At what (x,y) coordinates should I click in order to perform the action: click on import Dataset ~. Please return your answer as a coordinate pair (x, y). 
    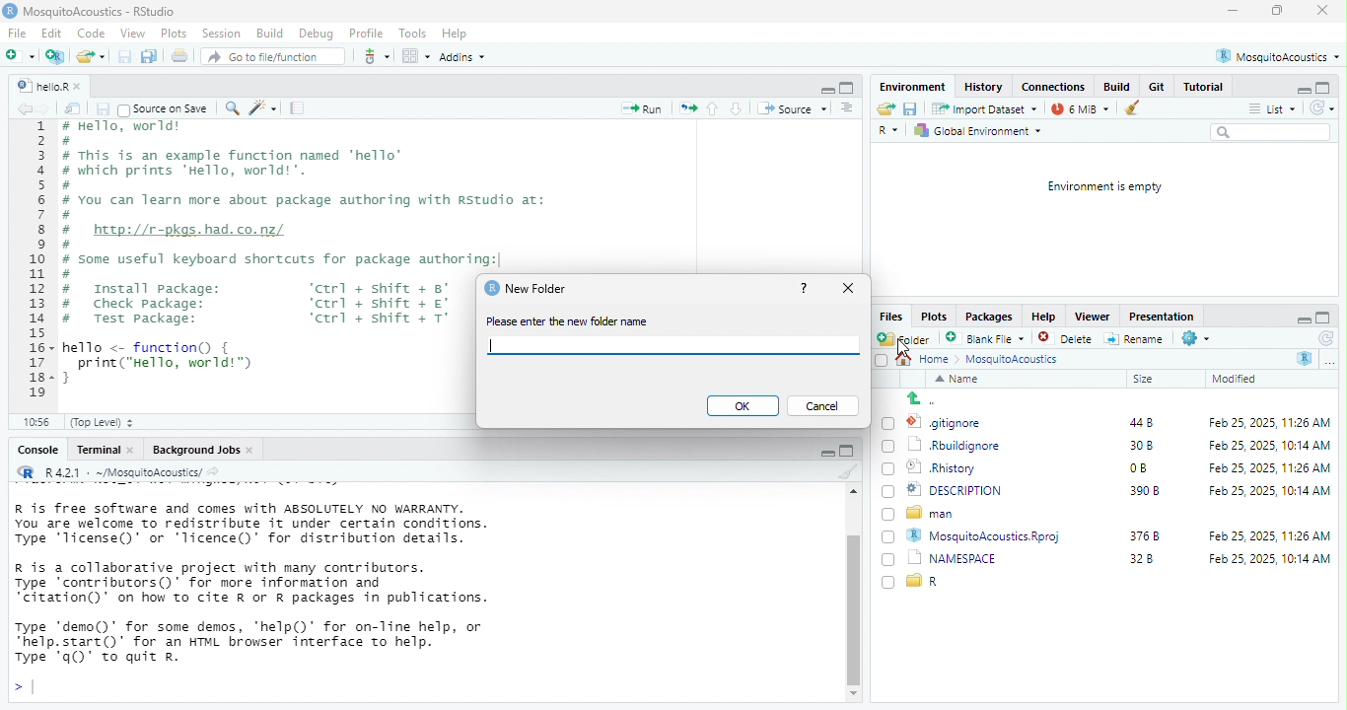
    Looking at the image, I should click on (988, 108).